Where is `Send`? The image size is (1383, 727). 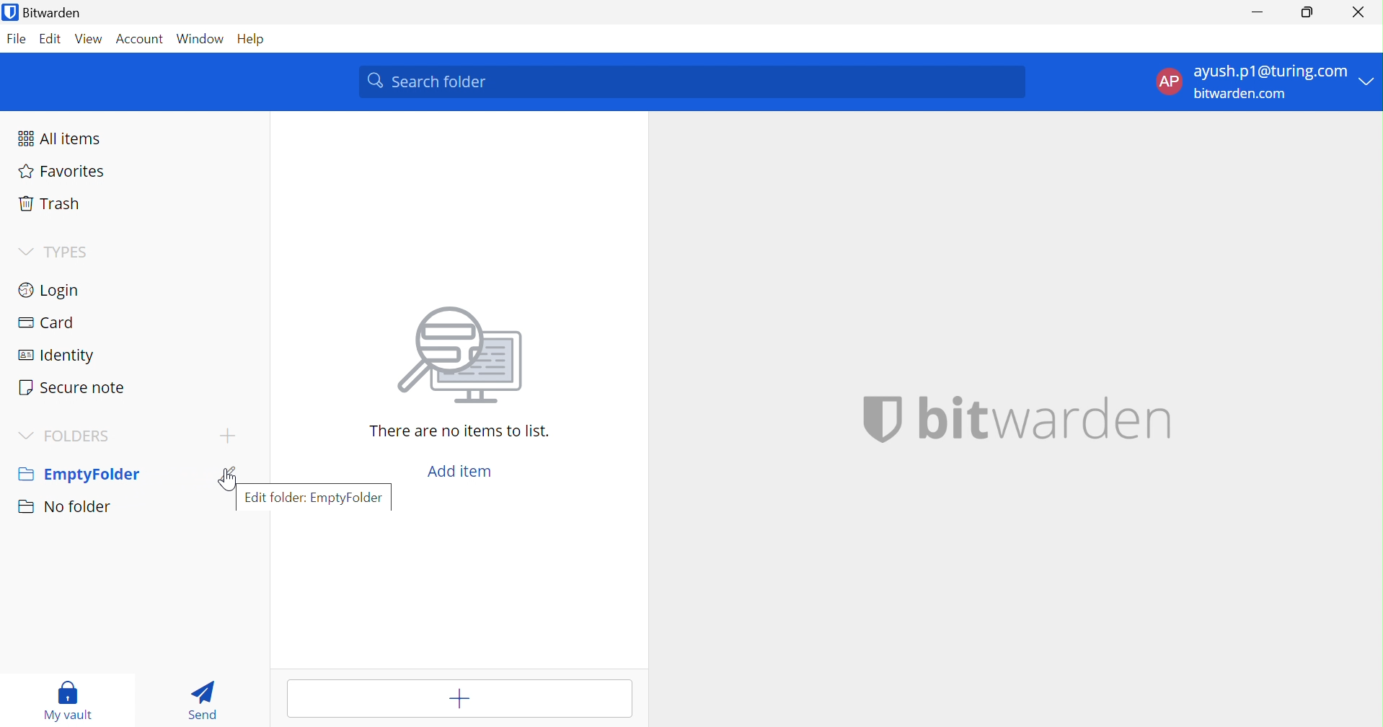
Send is located at coordinates (209, 700).